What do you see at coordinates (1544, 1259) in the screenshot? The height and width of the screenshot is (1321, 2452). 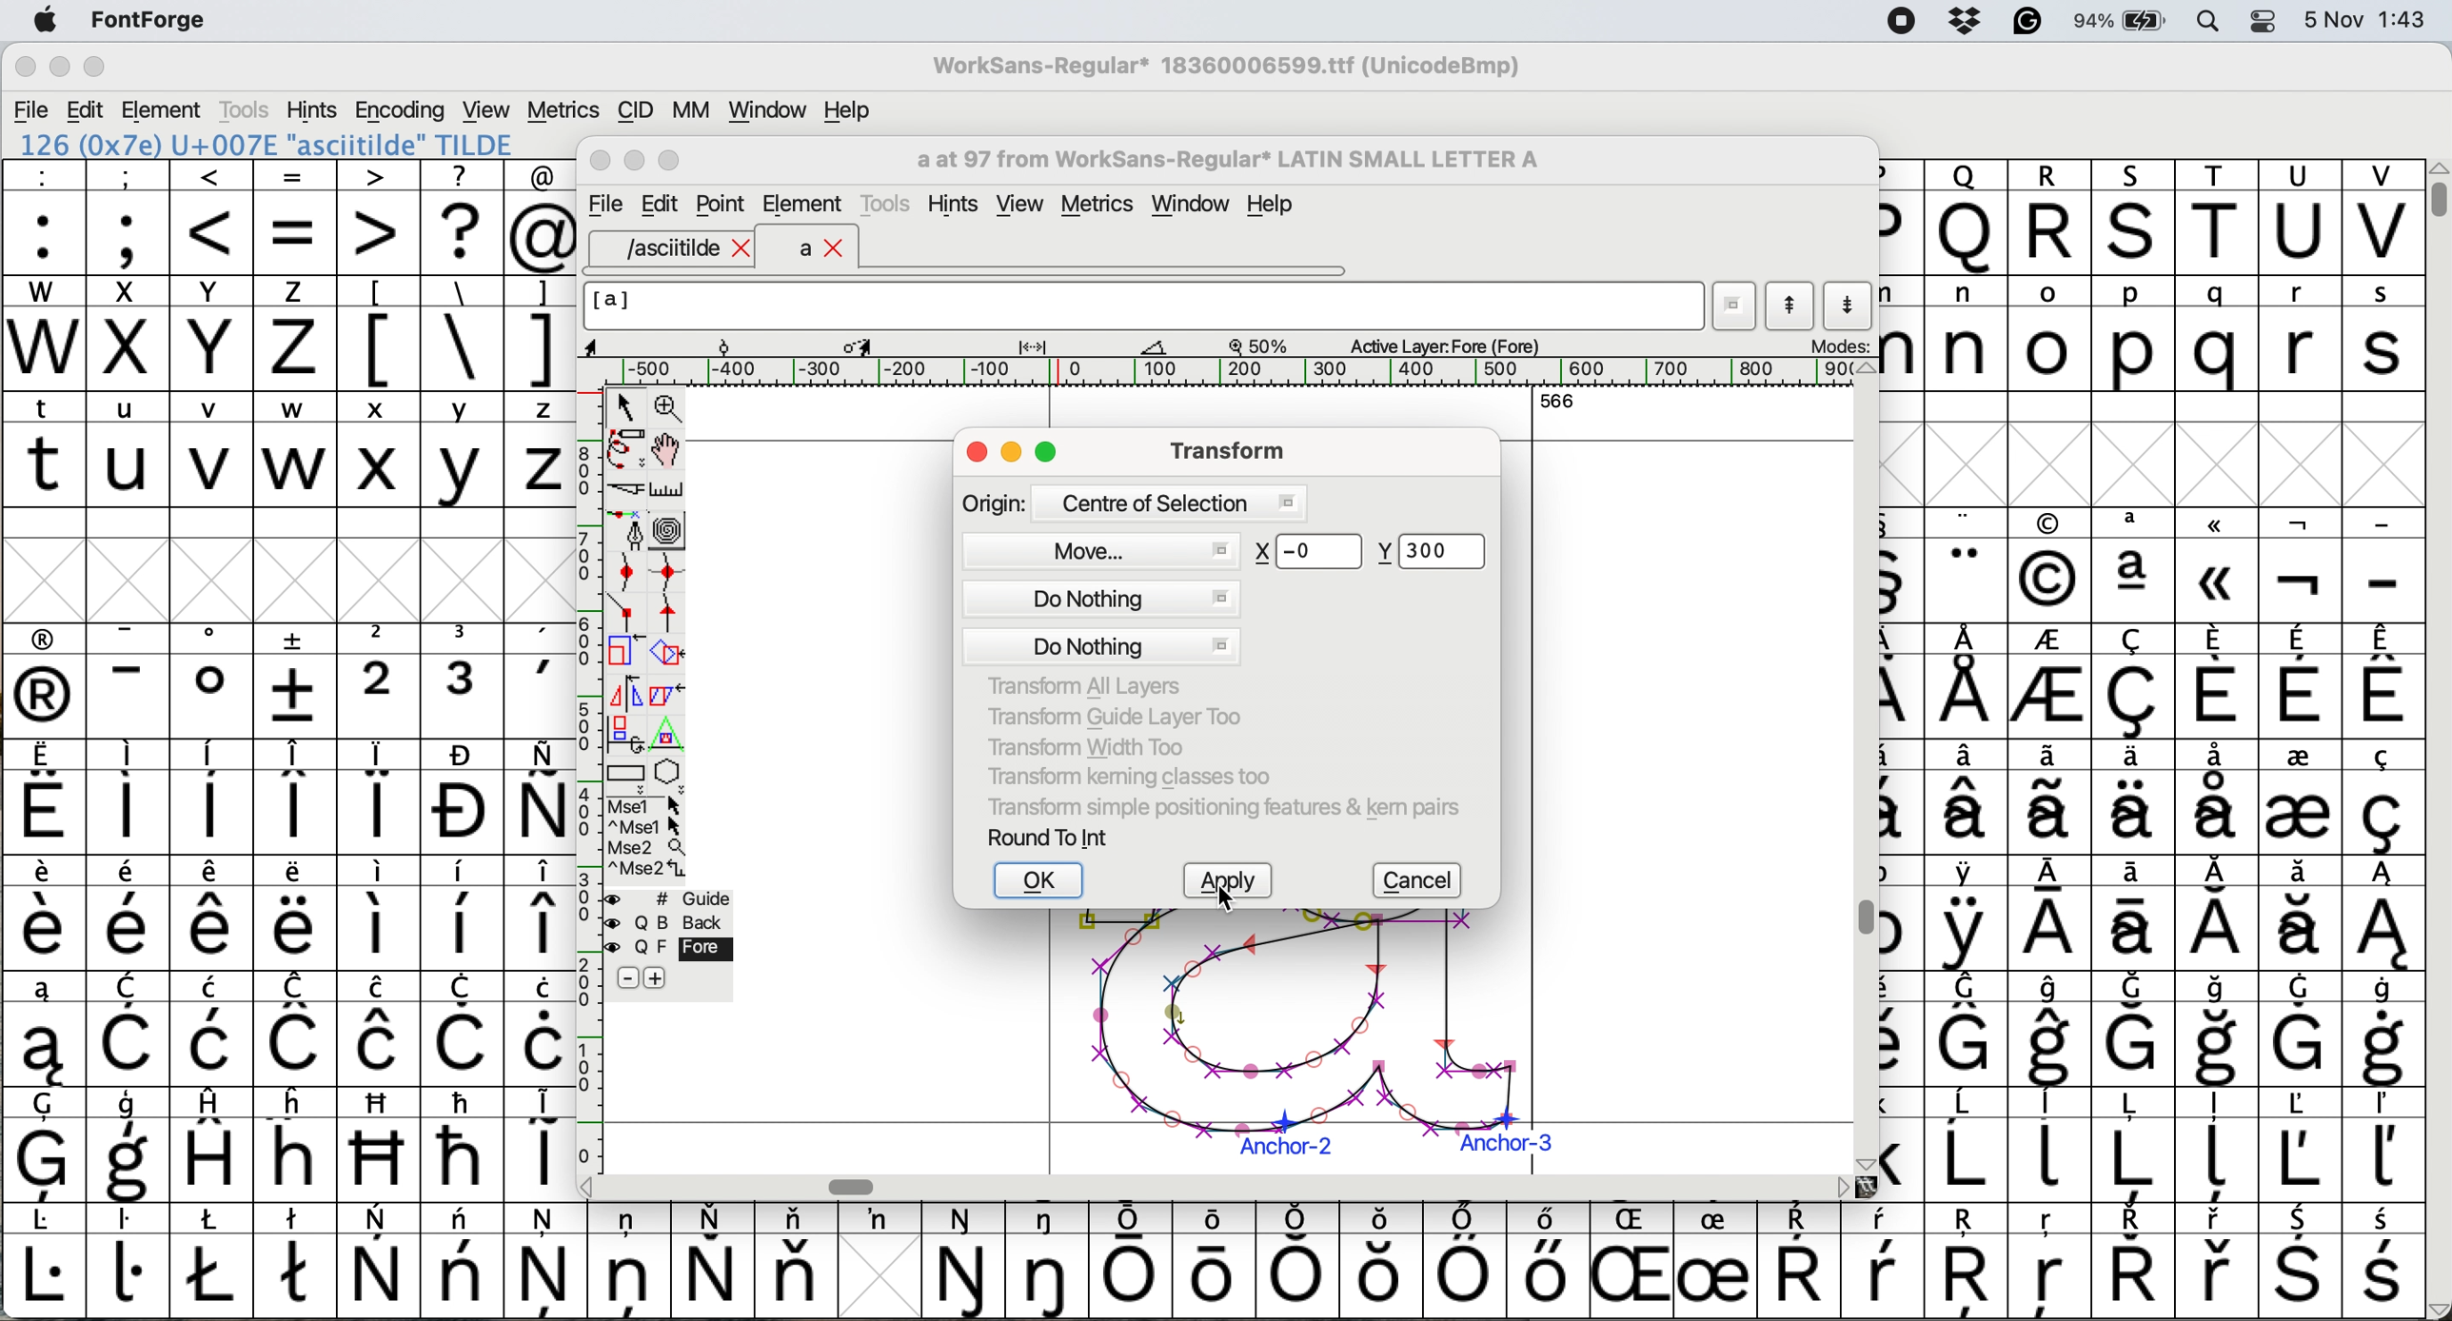 I see `symbol` at bounding box center [1544, 1259].